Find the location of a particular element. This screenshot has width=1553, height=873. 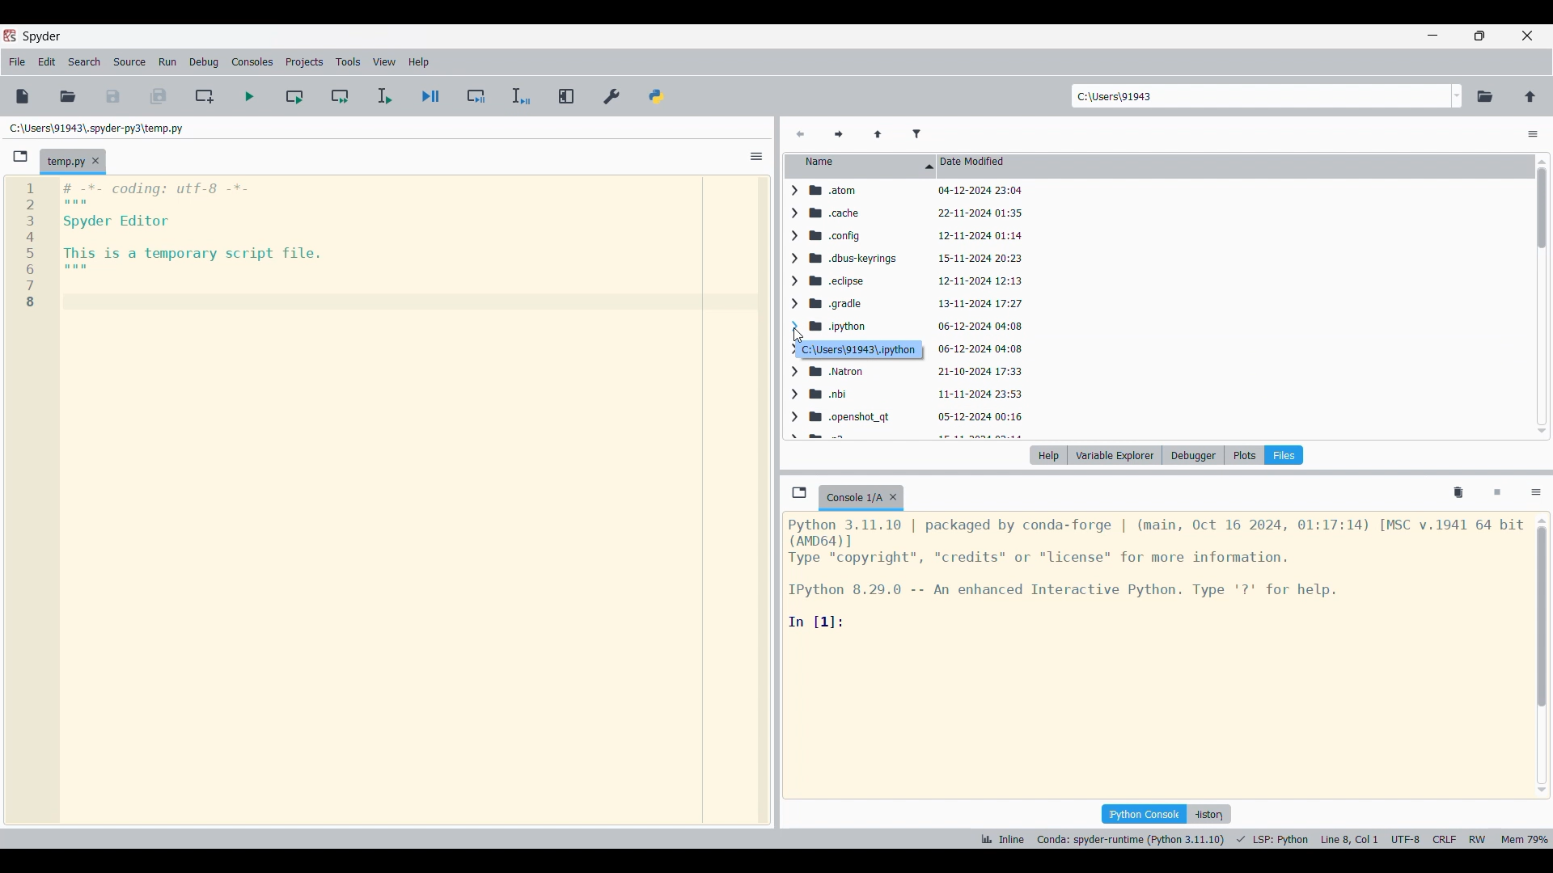

Variable explorer is located at coordinates (1115, 455).